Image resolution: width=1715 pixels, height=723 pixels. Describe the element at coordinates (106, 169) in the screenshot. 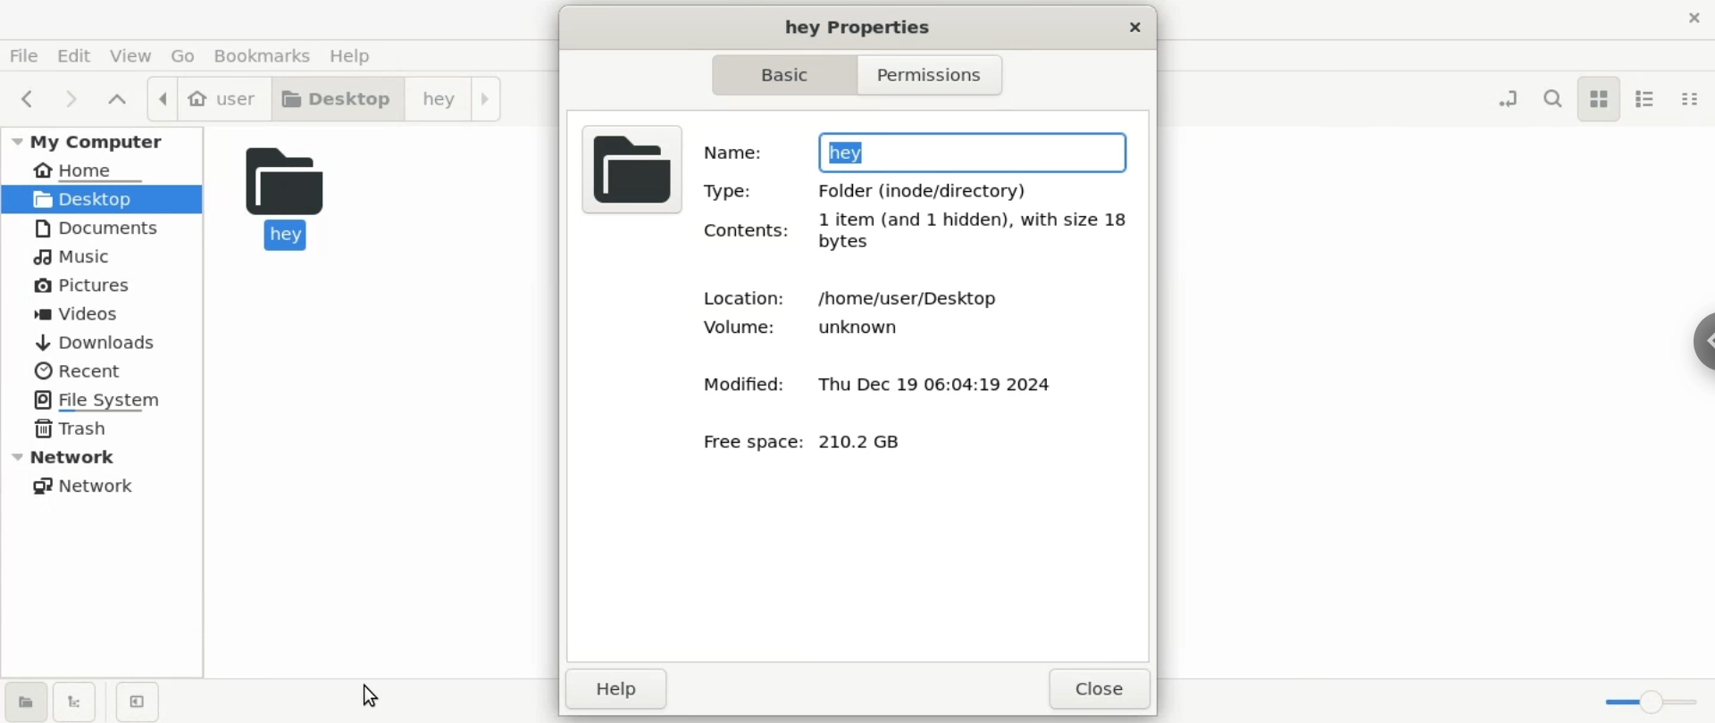

I see `home` at that location.